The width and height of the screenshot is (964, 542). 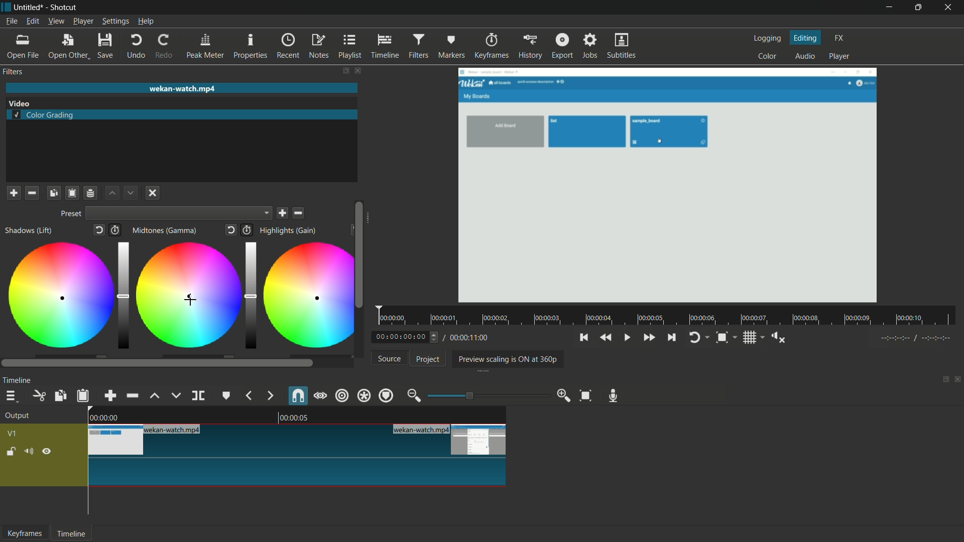 What do you see at coordinates (269, 396) in the screenshot?
I see `next marker` at bounding box center [269, 396].